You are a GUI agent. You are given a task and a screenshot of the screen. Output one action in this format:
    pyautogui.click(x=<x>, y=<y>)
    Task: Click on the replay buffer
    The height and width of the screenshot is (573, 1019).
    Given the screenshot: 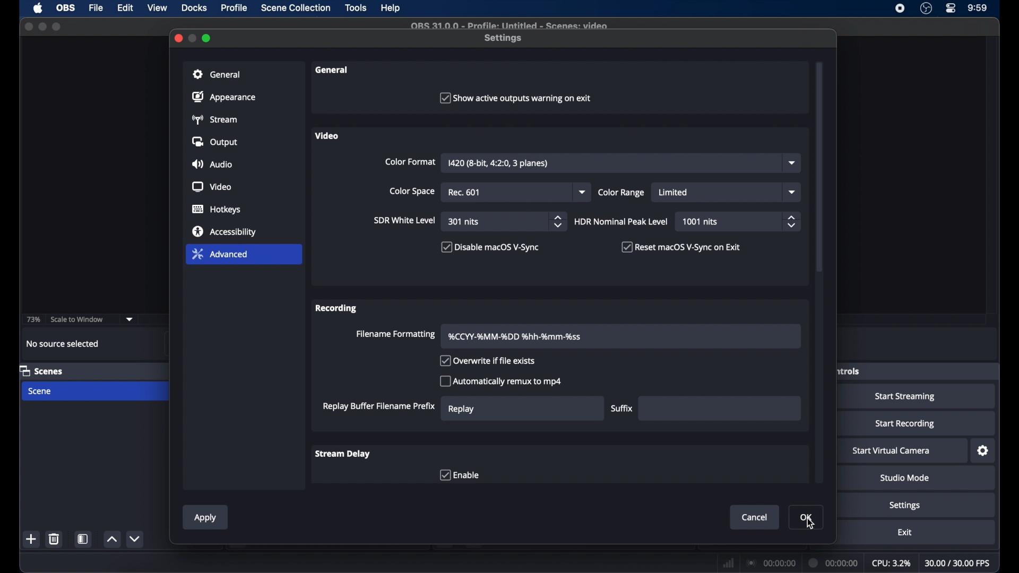 What is the action you would take?
    pyautogui.click(x=379, y=406)
    